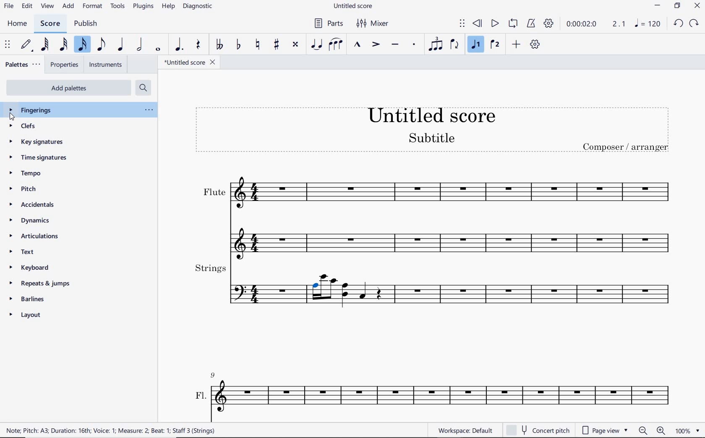 The image size is (705, 438). I want to click on edit, so click(27, 5).